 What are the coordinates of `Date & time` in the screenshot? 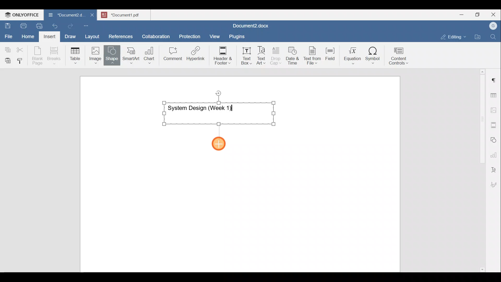 It's located at (293, 55).